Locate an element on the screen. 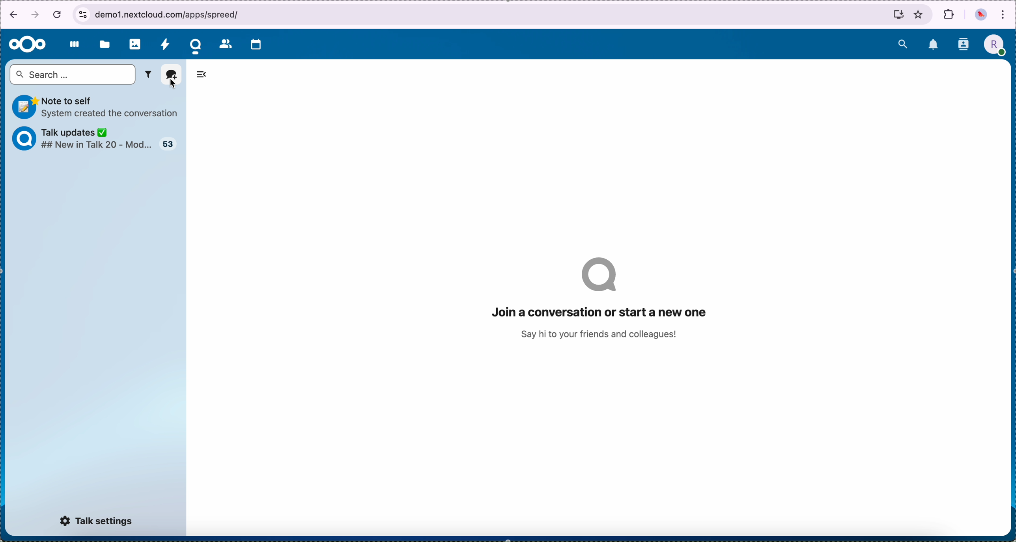  profile picture is located at coordinates (981, 15).